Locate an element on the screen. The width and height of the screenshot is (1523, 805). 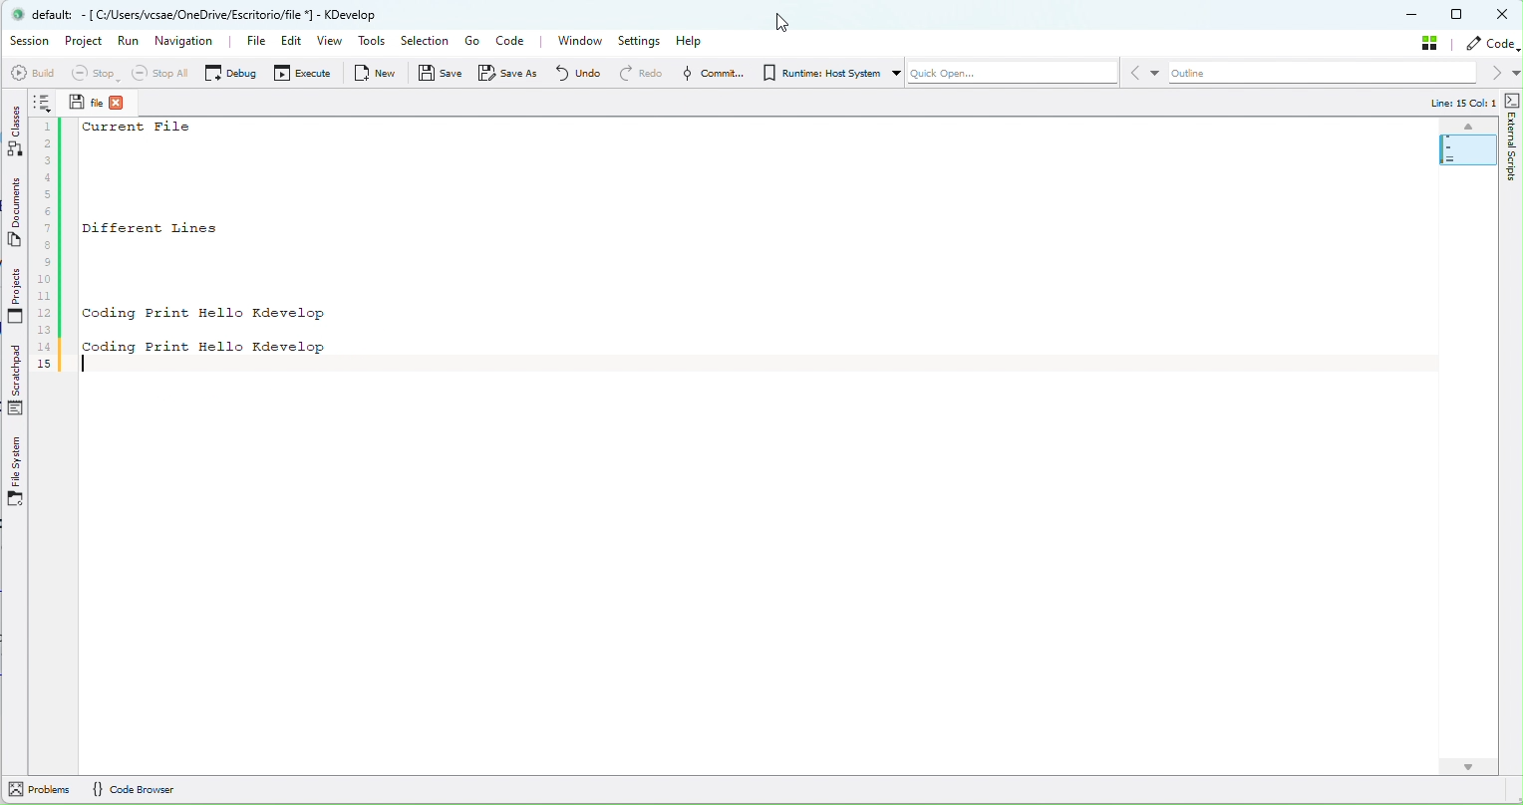
Stop all is located at coordinates (156, 73).